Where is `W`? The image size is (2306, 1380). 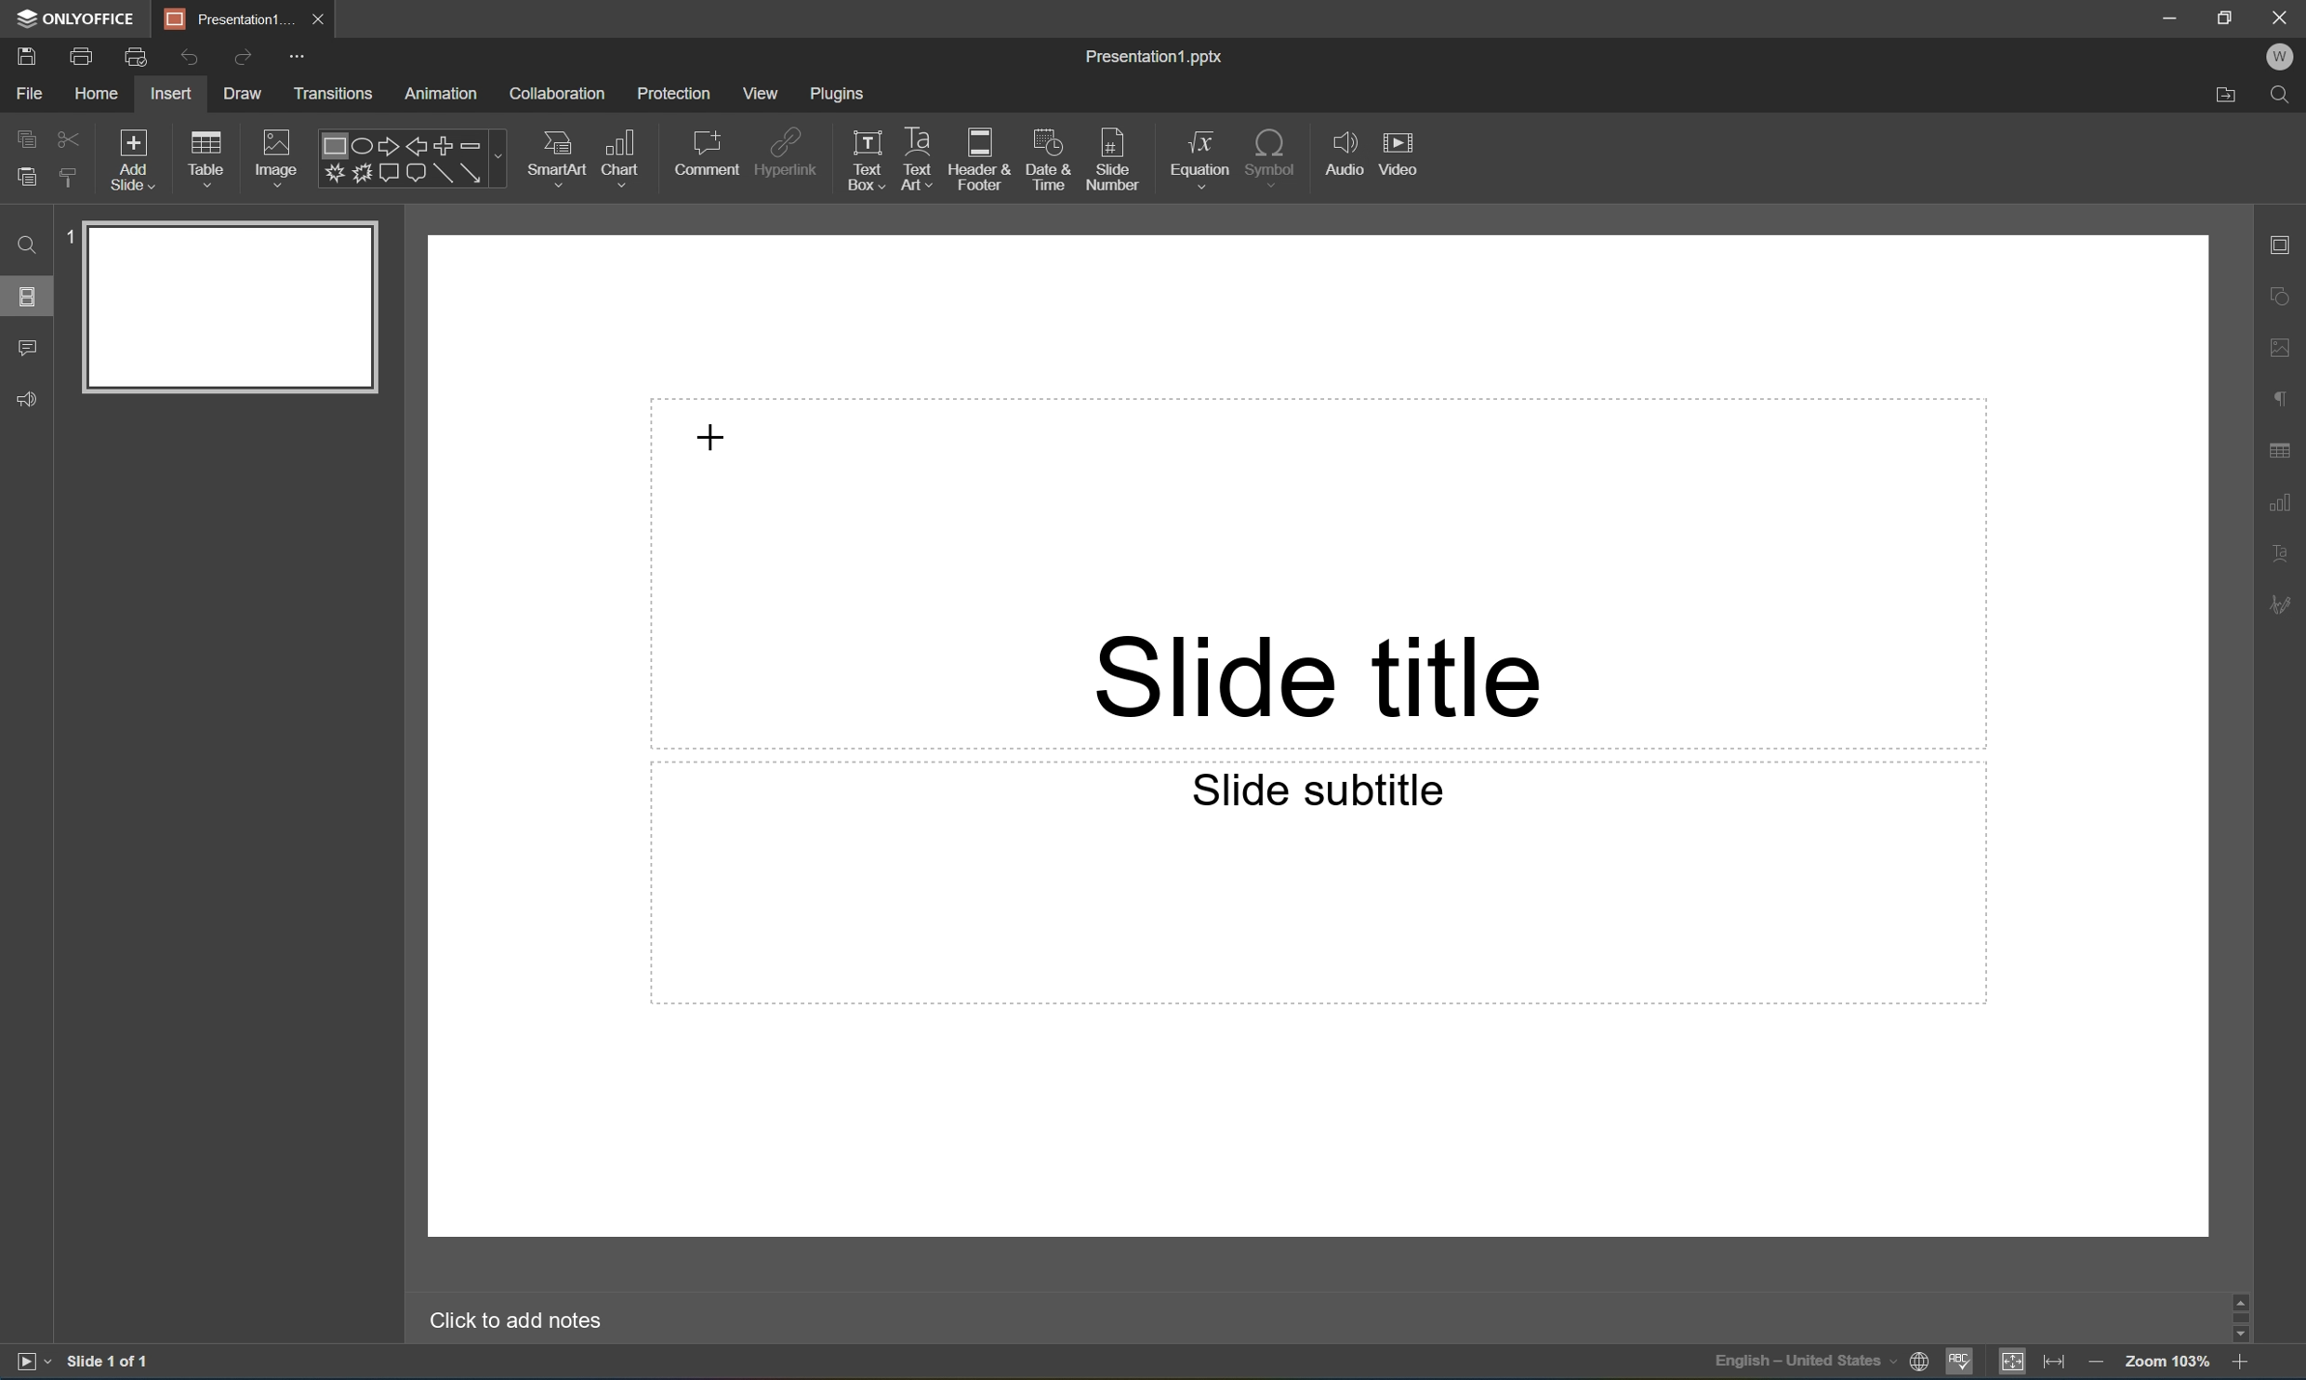 W is located at coordinates (2280, 57).